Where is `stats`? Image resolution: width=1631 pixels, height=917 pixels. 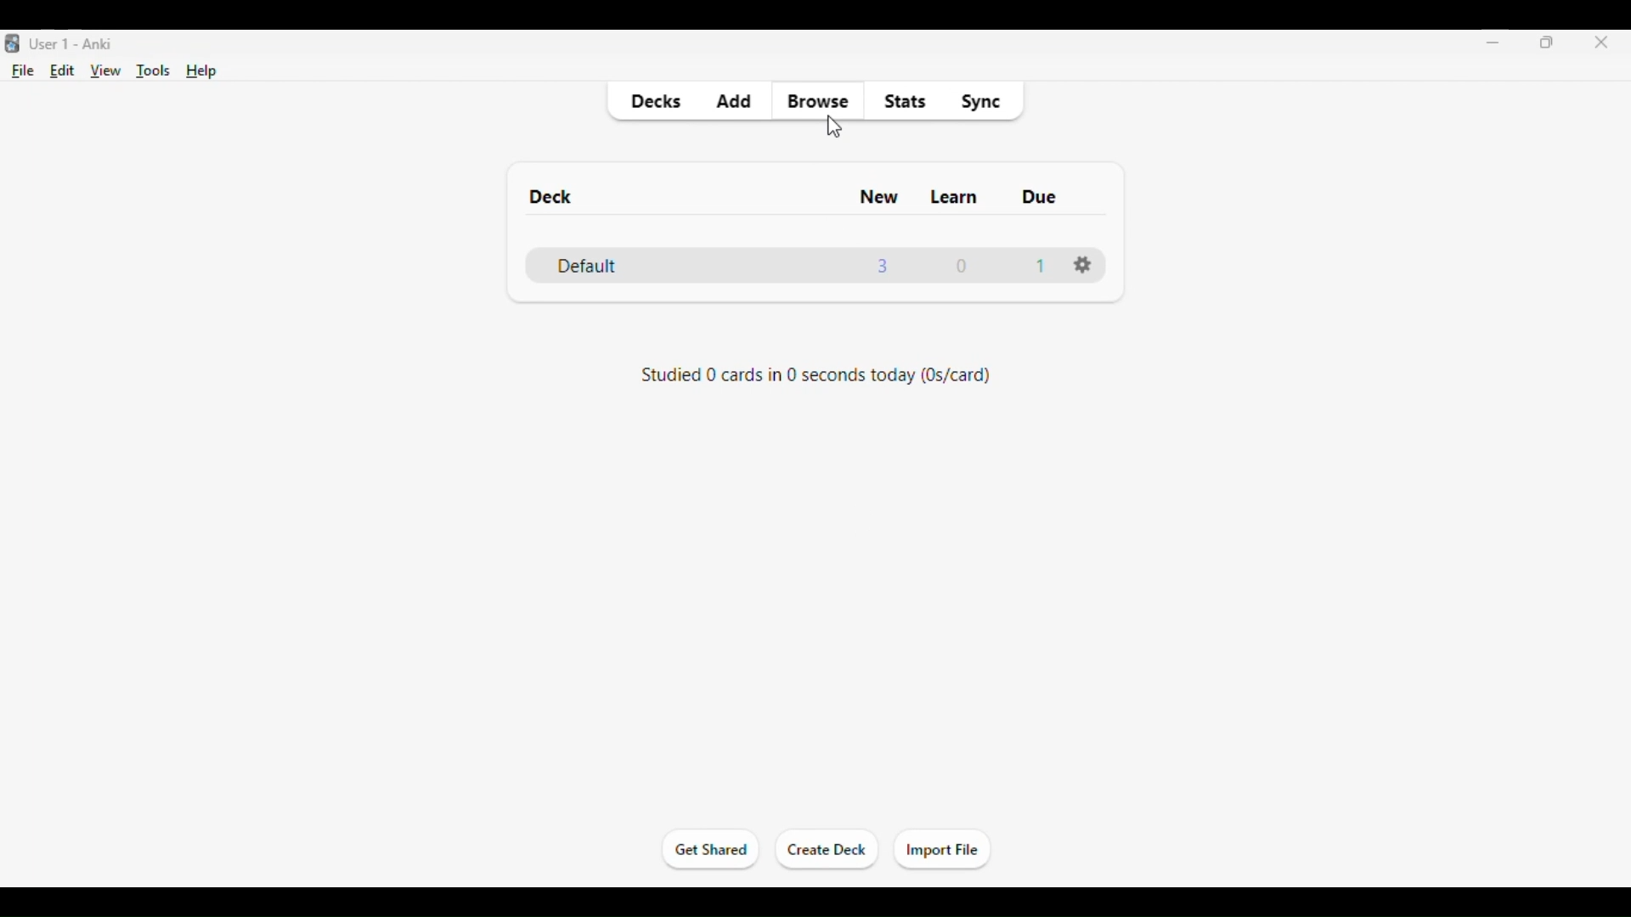 stats is located at coordinates (906, 102).